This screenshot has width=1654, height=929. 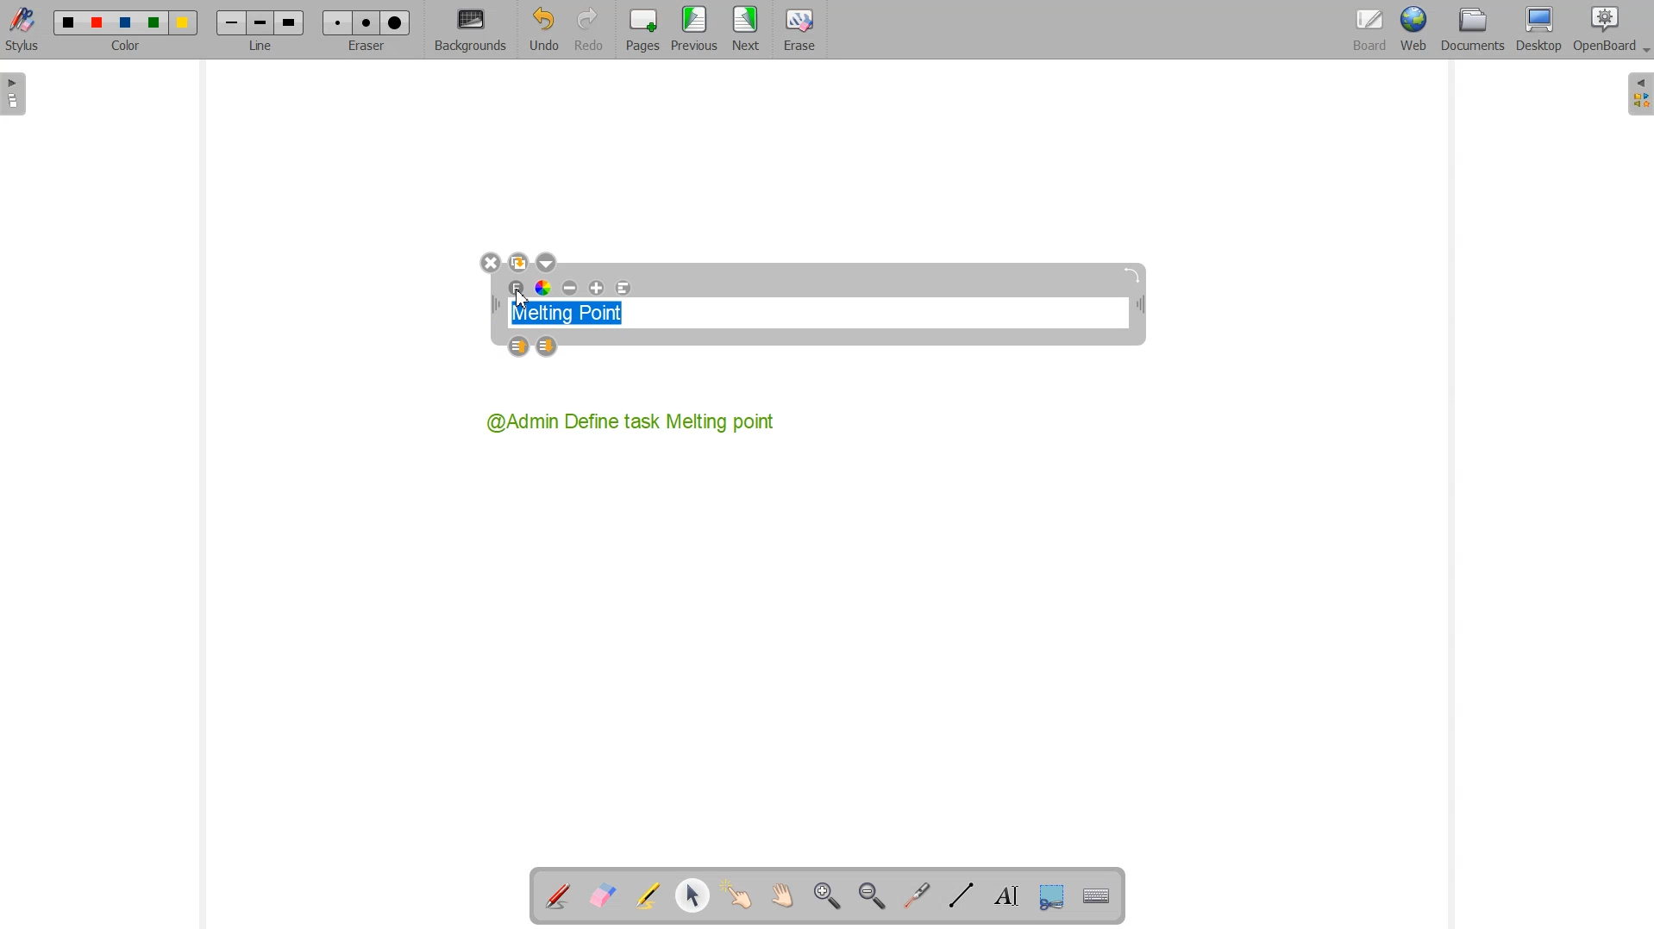 What do you see at coordinates (917, 895) in the screenshot?
I see `Virtual laser Pointer` at bounding box center [917, 895].